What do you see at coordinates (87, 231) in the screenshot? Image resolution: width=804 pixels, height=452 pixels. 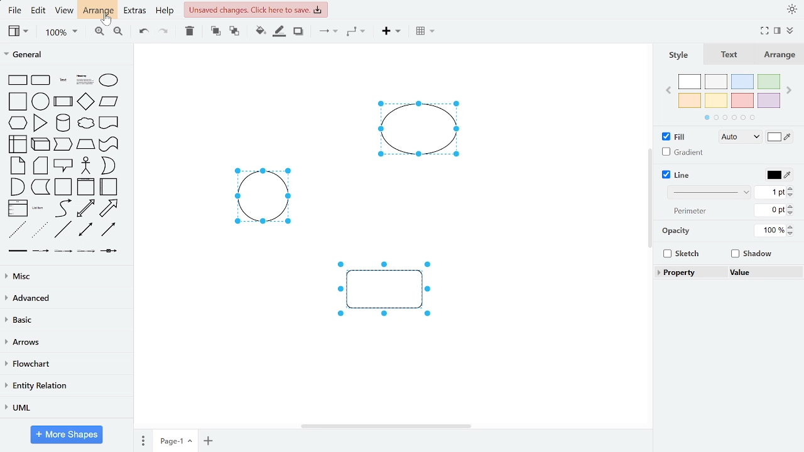 I see `bidirectional connector` at bounding box center [87, 231].